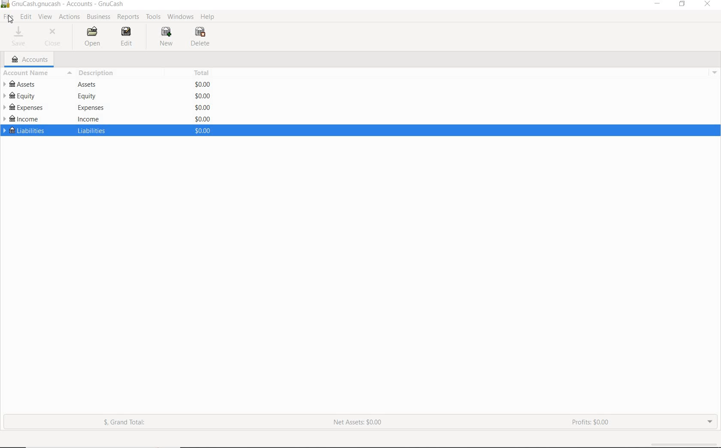 Image resolution: width=721 pixels, height=448 pixels. What do you see at coordinates (28, 59) in the screenshot?
I see `ACCOUNTS` at bounding box center [28, 59].